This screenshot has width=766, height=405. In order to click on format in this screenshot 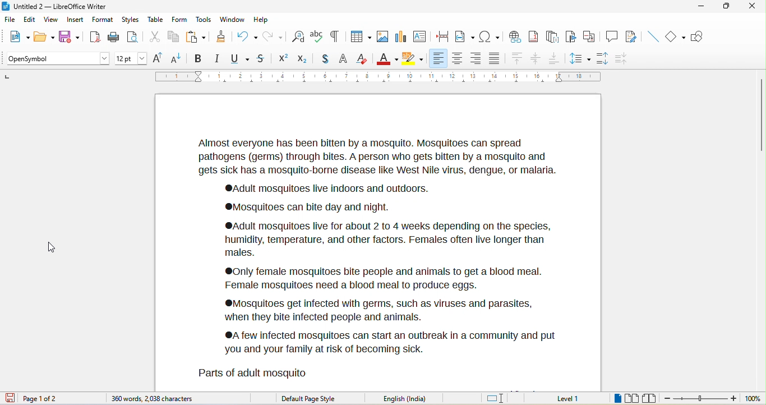, I will do `click(102, 20)`.